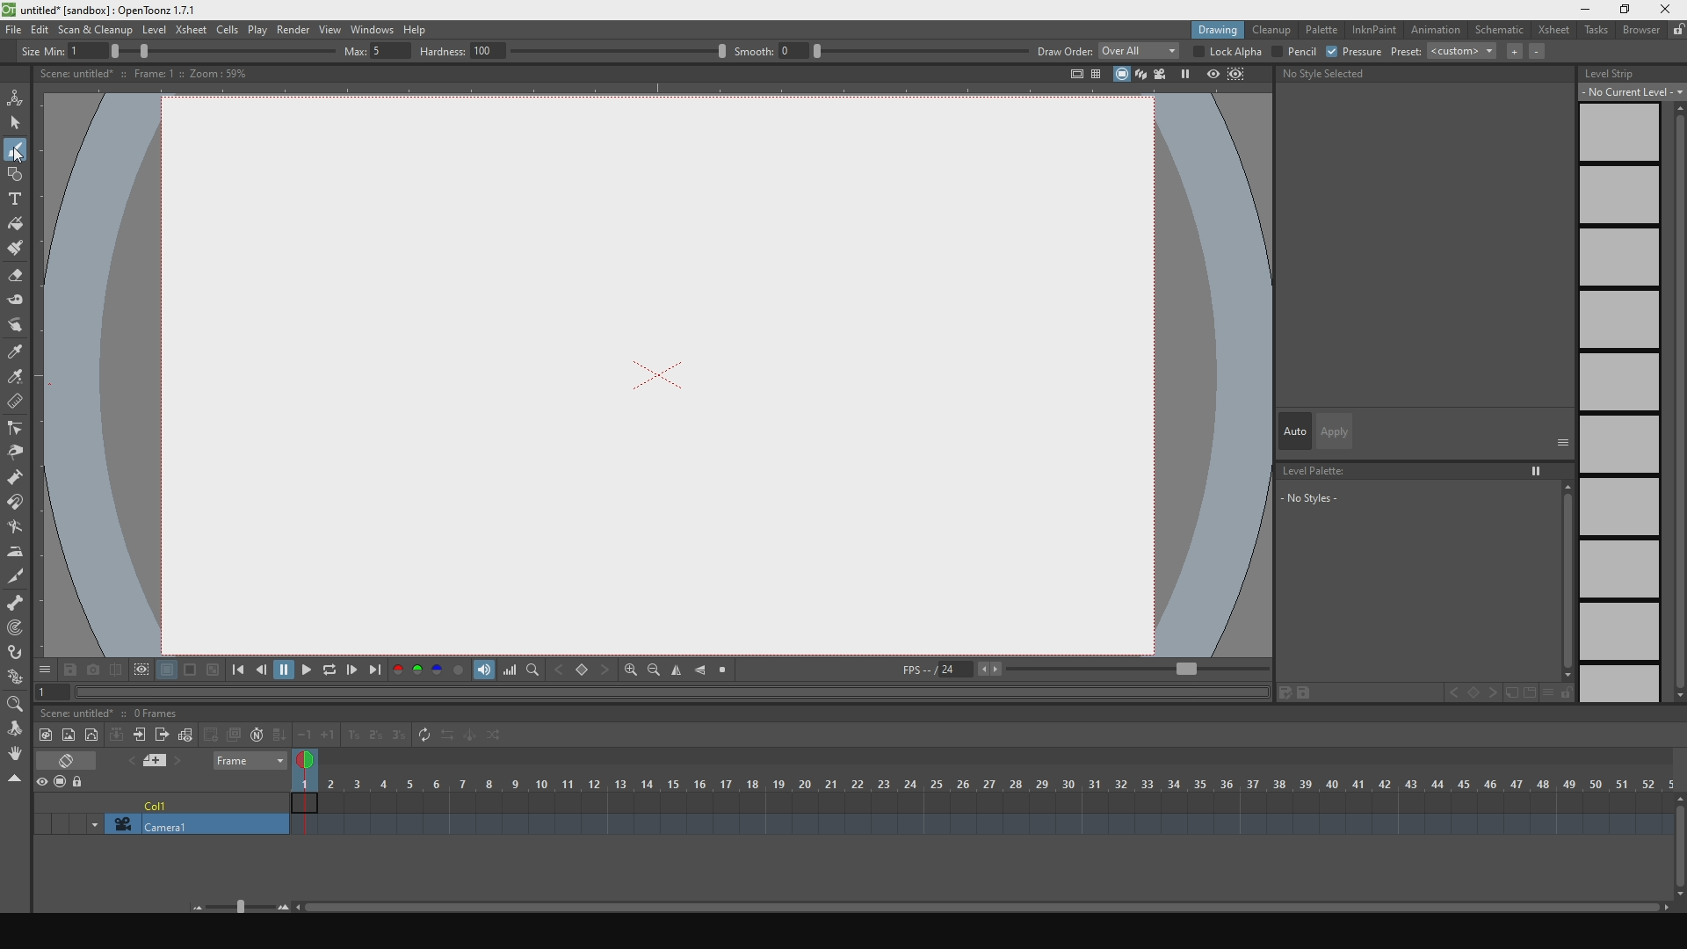  What do you see at coordinates (65, 781) in the screenshot?
I see `stop` at bounding box center [65, 781].